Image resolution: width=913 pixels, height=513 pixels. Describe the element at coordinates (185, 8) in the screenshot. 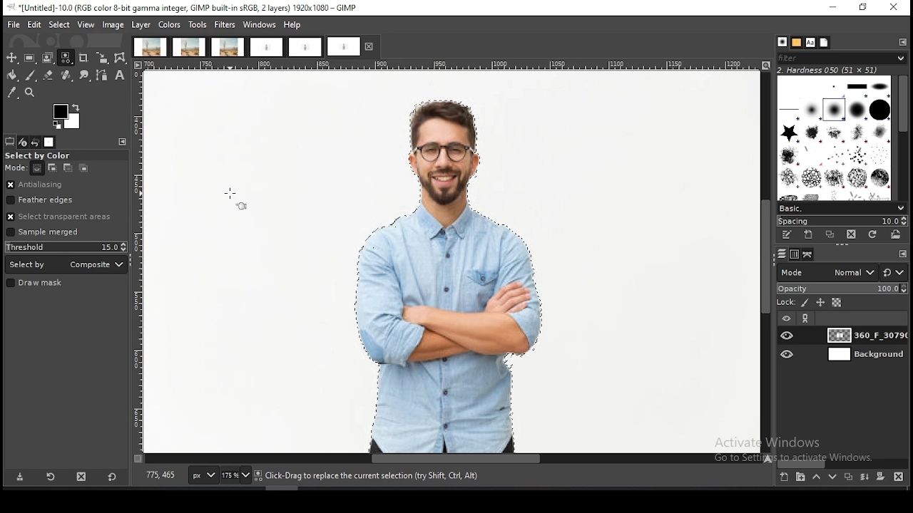

I see `*[Untitled]-10.0 (RGB color 8-bit gamma integer, GIMP built-in sRGB, 2 layers) 1920x1080 — GIMP` at that location.